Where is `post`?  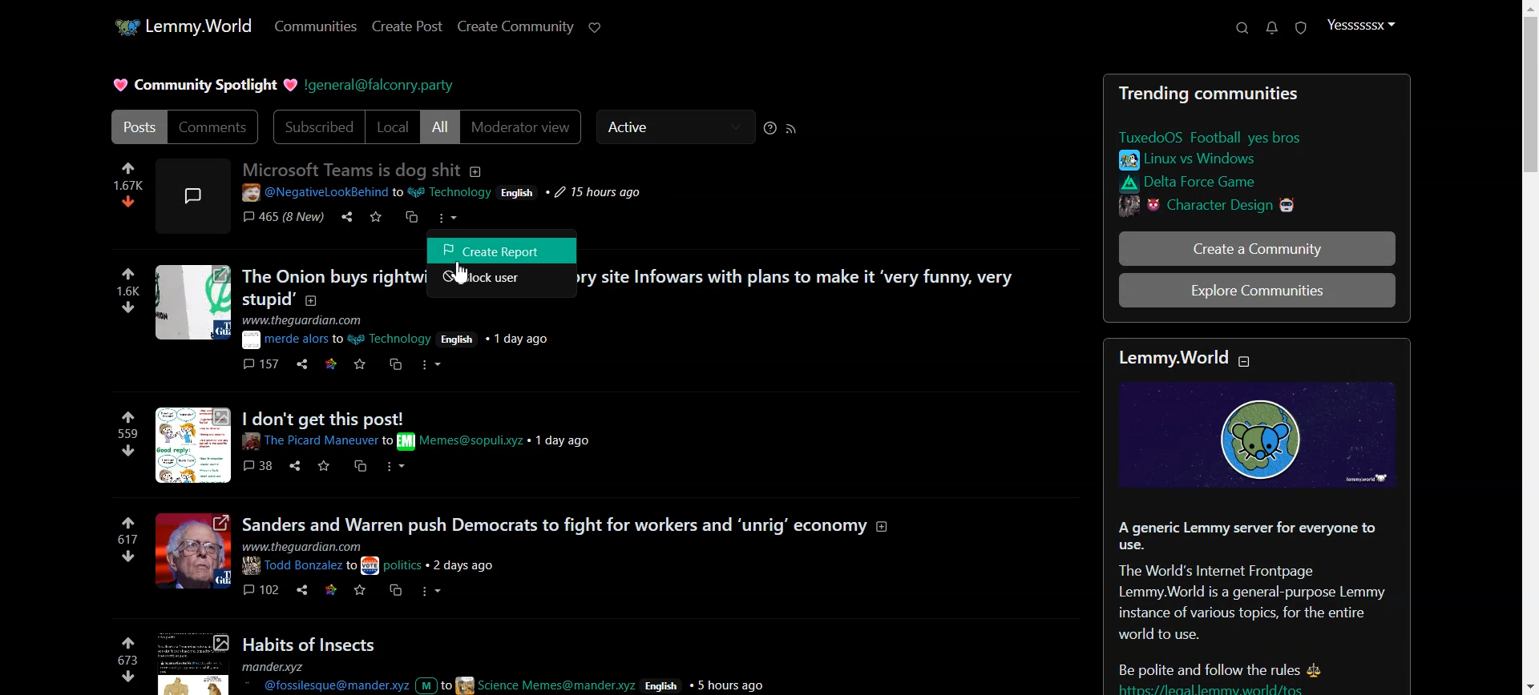
post is located at coordinates (462, 182).